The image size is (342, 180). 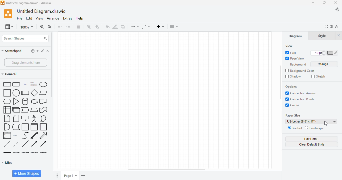 What do you see at coordinates (7, 118) in the screenshot?
I see `note` at bounding box center [7, 118].